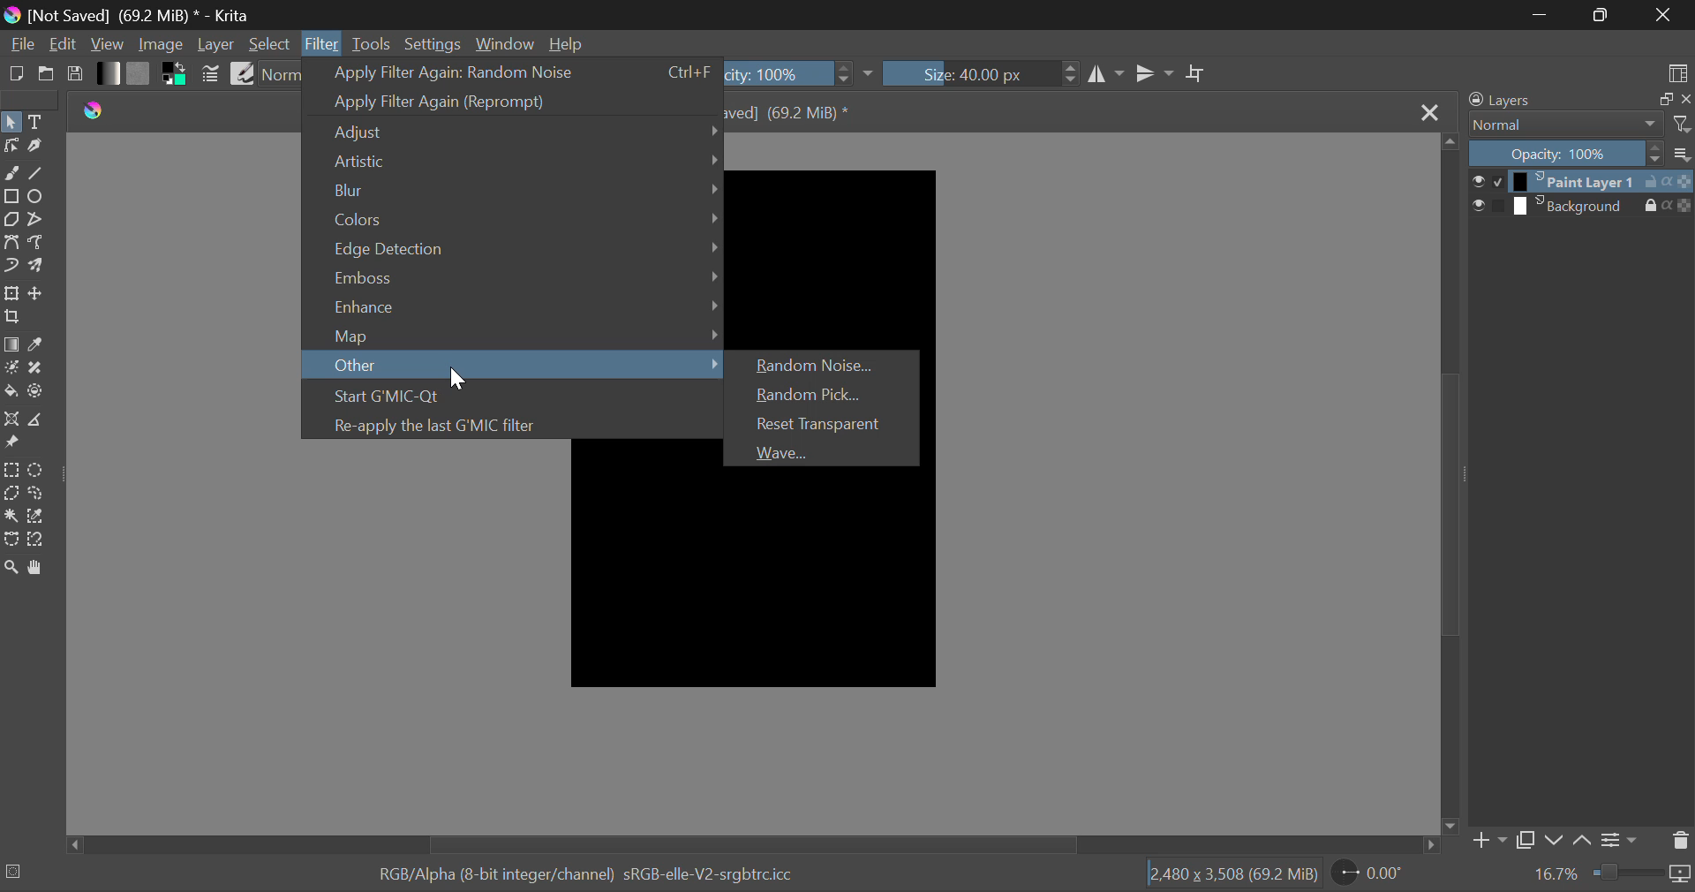 The image size is (1695, 892). Describe the element at coordinates (981, 72) in the screenshot. I see `Brush Size` at that location.